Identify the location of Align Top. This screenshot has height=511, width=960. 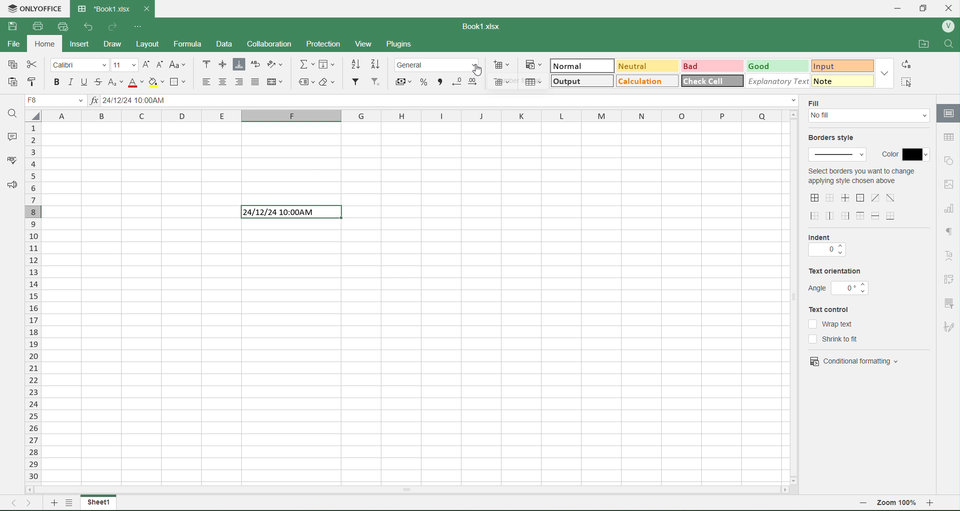
(207, 63).